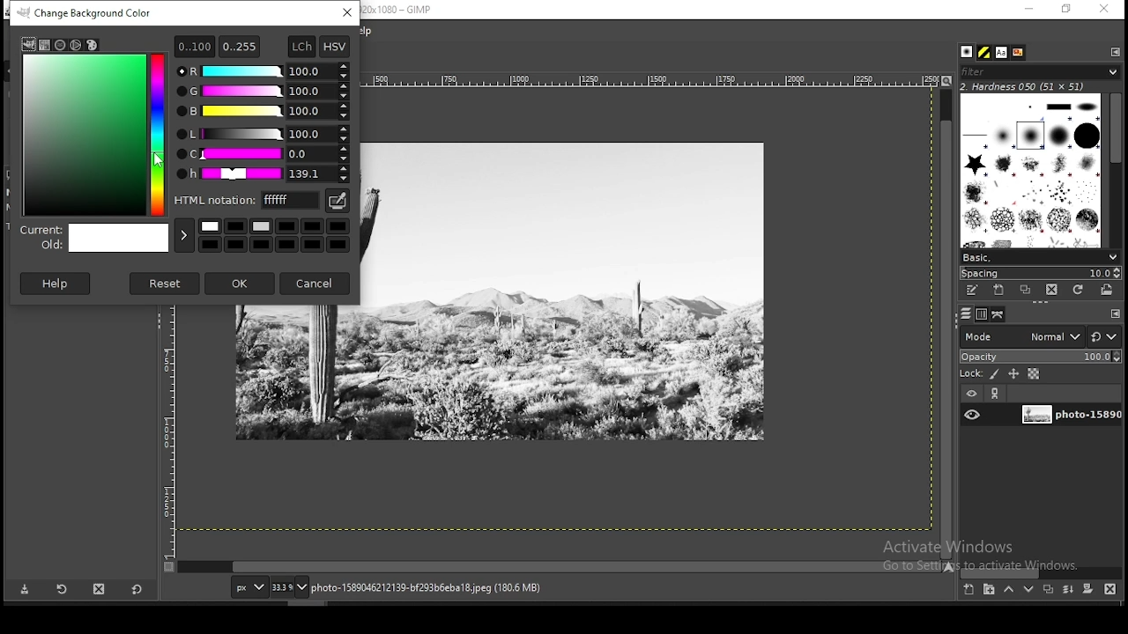 The image size is (1128, 634). What do you see at coordinates (946, 322) in the screenshot?
I see `scroll bar` at bounding box center [946, 322].